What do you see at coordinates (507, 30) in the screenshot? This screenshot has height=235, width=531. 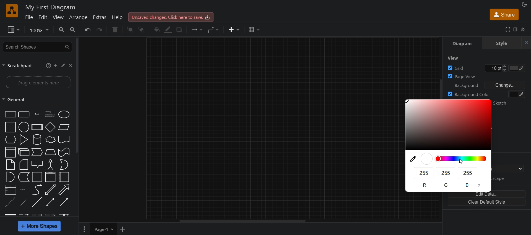 I see `fullscreen` at bounding box center [507, 30].